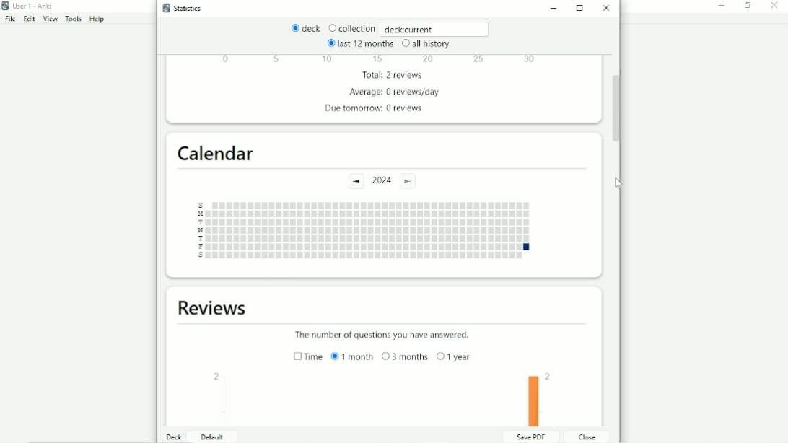  What do you see at coordinates (359, 43) in the screenshot?
I see `last 12 months` at bounding box center [359, 43].